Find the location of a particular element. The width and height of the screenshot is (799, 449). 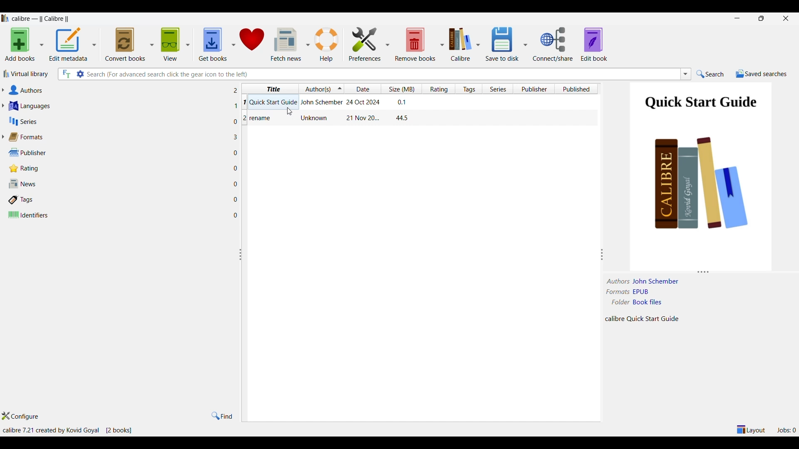

Fetch news is located at coordinates (286, 44).